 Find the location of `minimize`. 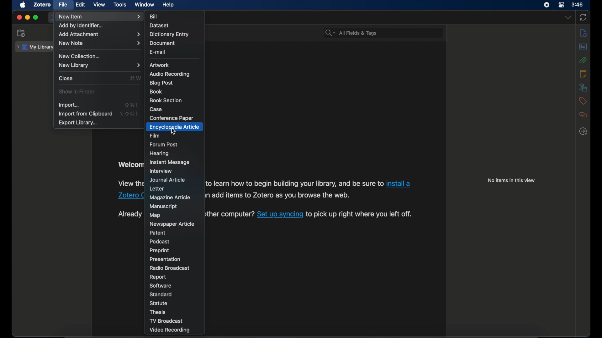

minimize is located at coordinates (27, 17).